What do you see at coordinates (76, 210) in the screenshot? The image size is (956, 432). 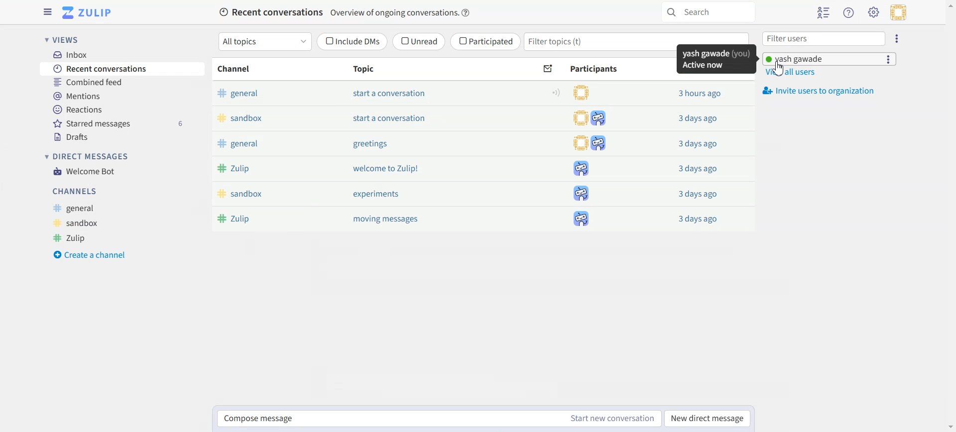 I see `General` at bounding box center [76, 210].